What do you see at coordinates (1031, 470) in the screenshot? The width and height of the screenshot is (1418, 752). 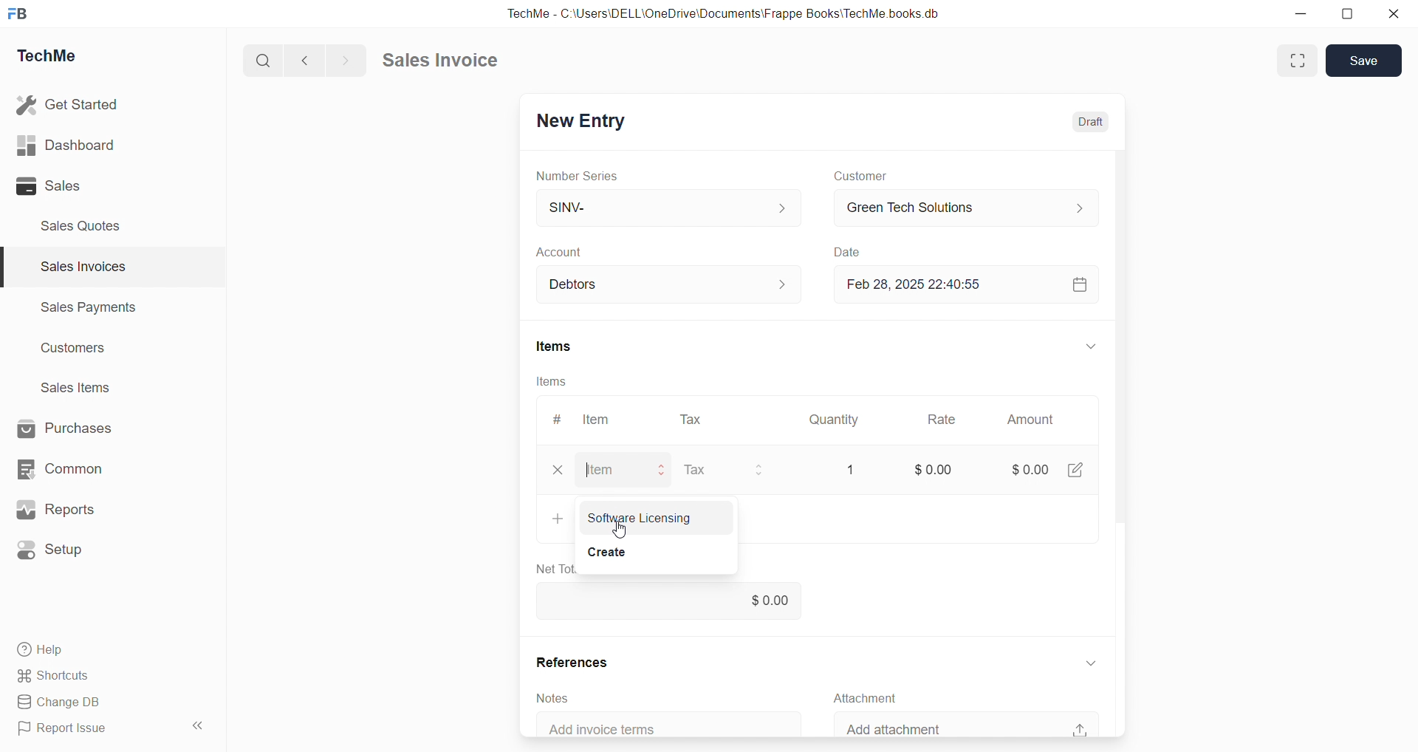 I see `$0.00` at bounding box center [1031, 470].